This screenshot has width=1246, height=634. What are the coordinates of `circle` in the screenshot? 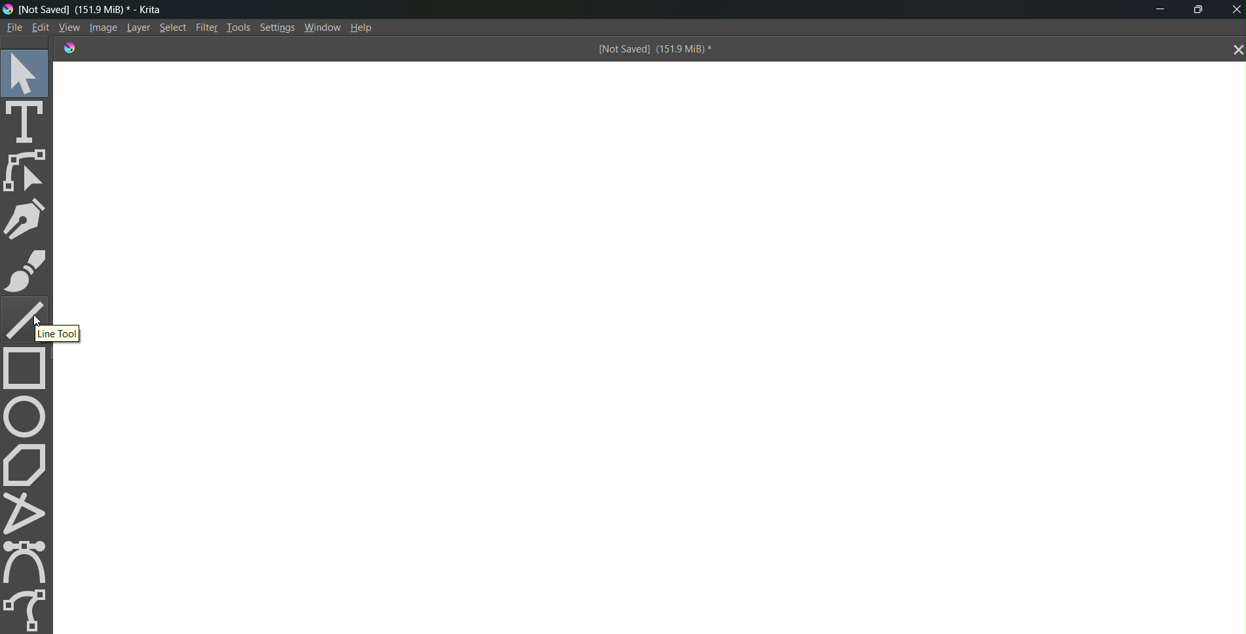 It's located at (26, 416).